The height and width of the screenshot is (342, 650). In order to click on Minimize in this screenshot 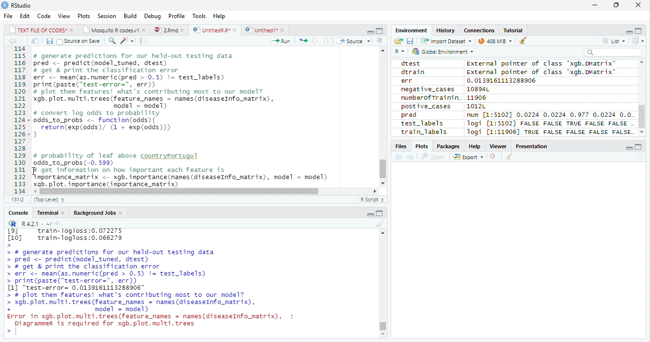, I will do `click(594, 5)`.